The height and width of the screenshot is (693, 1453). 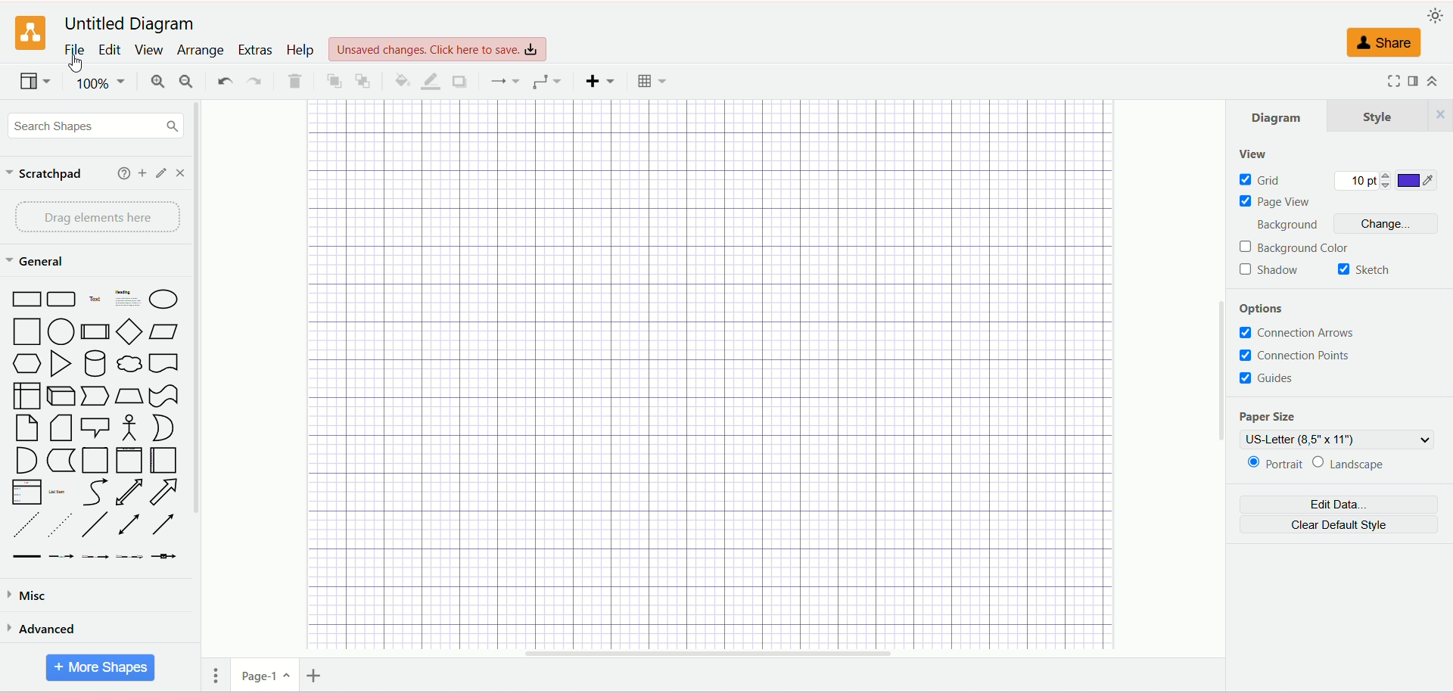 What do you see at coordinates (1296, 248) in the screenshot?
I see `background color` at bounding box center [1296, 248].